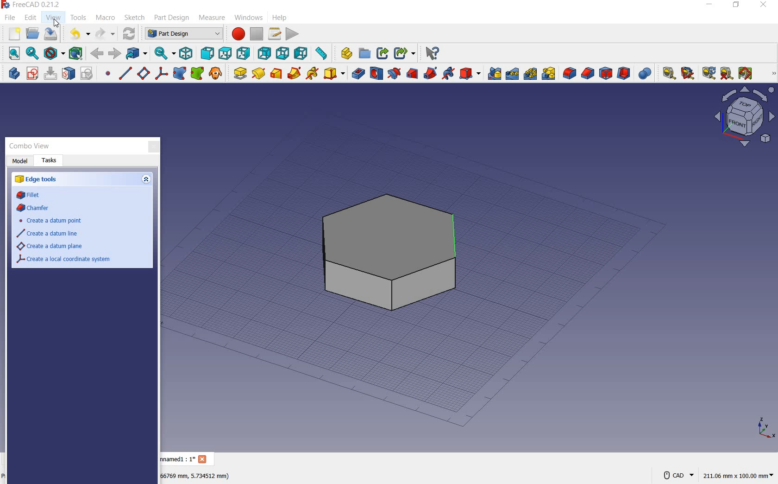 This screenshot has width=778, height=484. What do you see at coordinates (12, 72) in the screenshot?
I see `create body` at bounding box center [12, 72].